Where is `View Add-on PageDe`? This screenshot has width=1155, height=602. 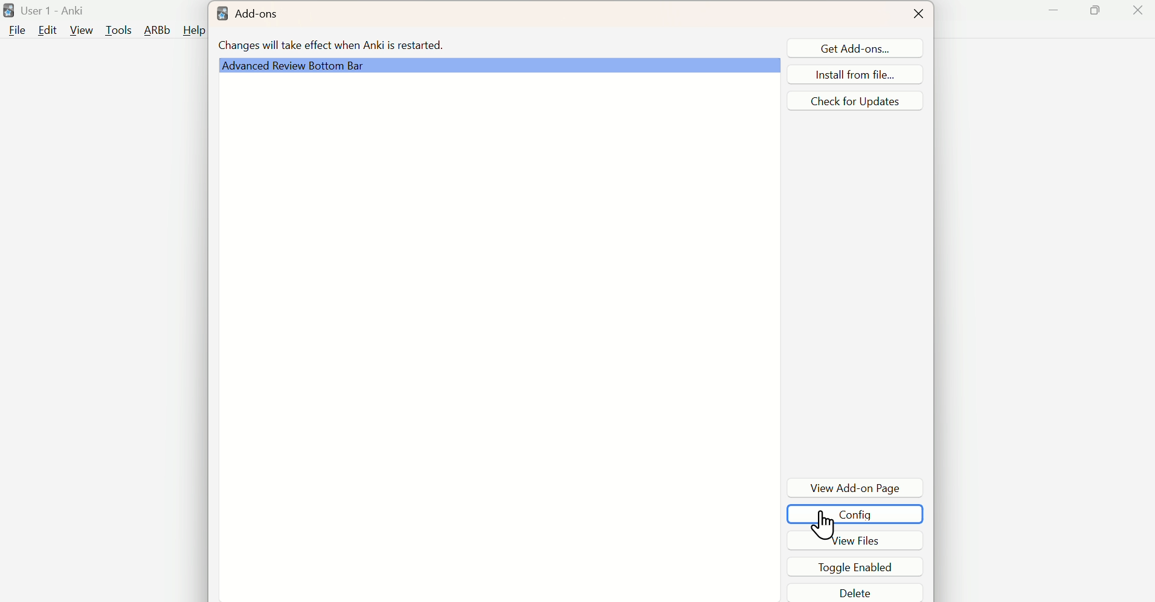 View Add-on PageDe is located at coordinates (856, 487).